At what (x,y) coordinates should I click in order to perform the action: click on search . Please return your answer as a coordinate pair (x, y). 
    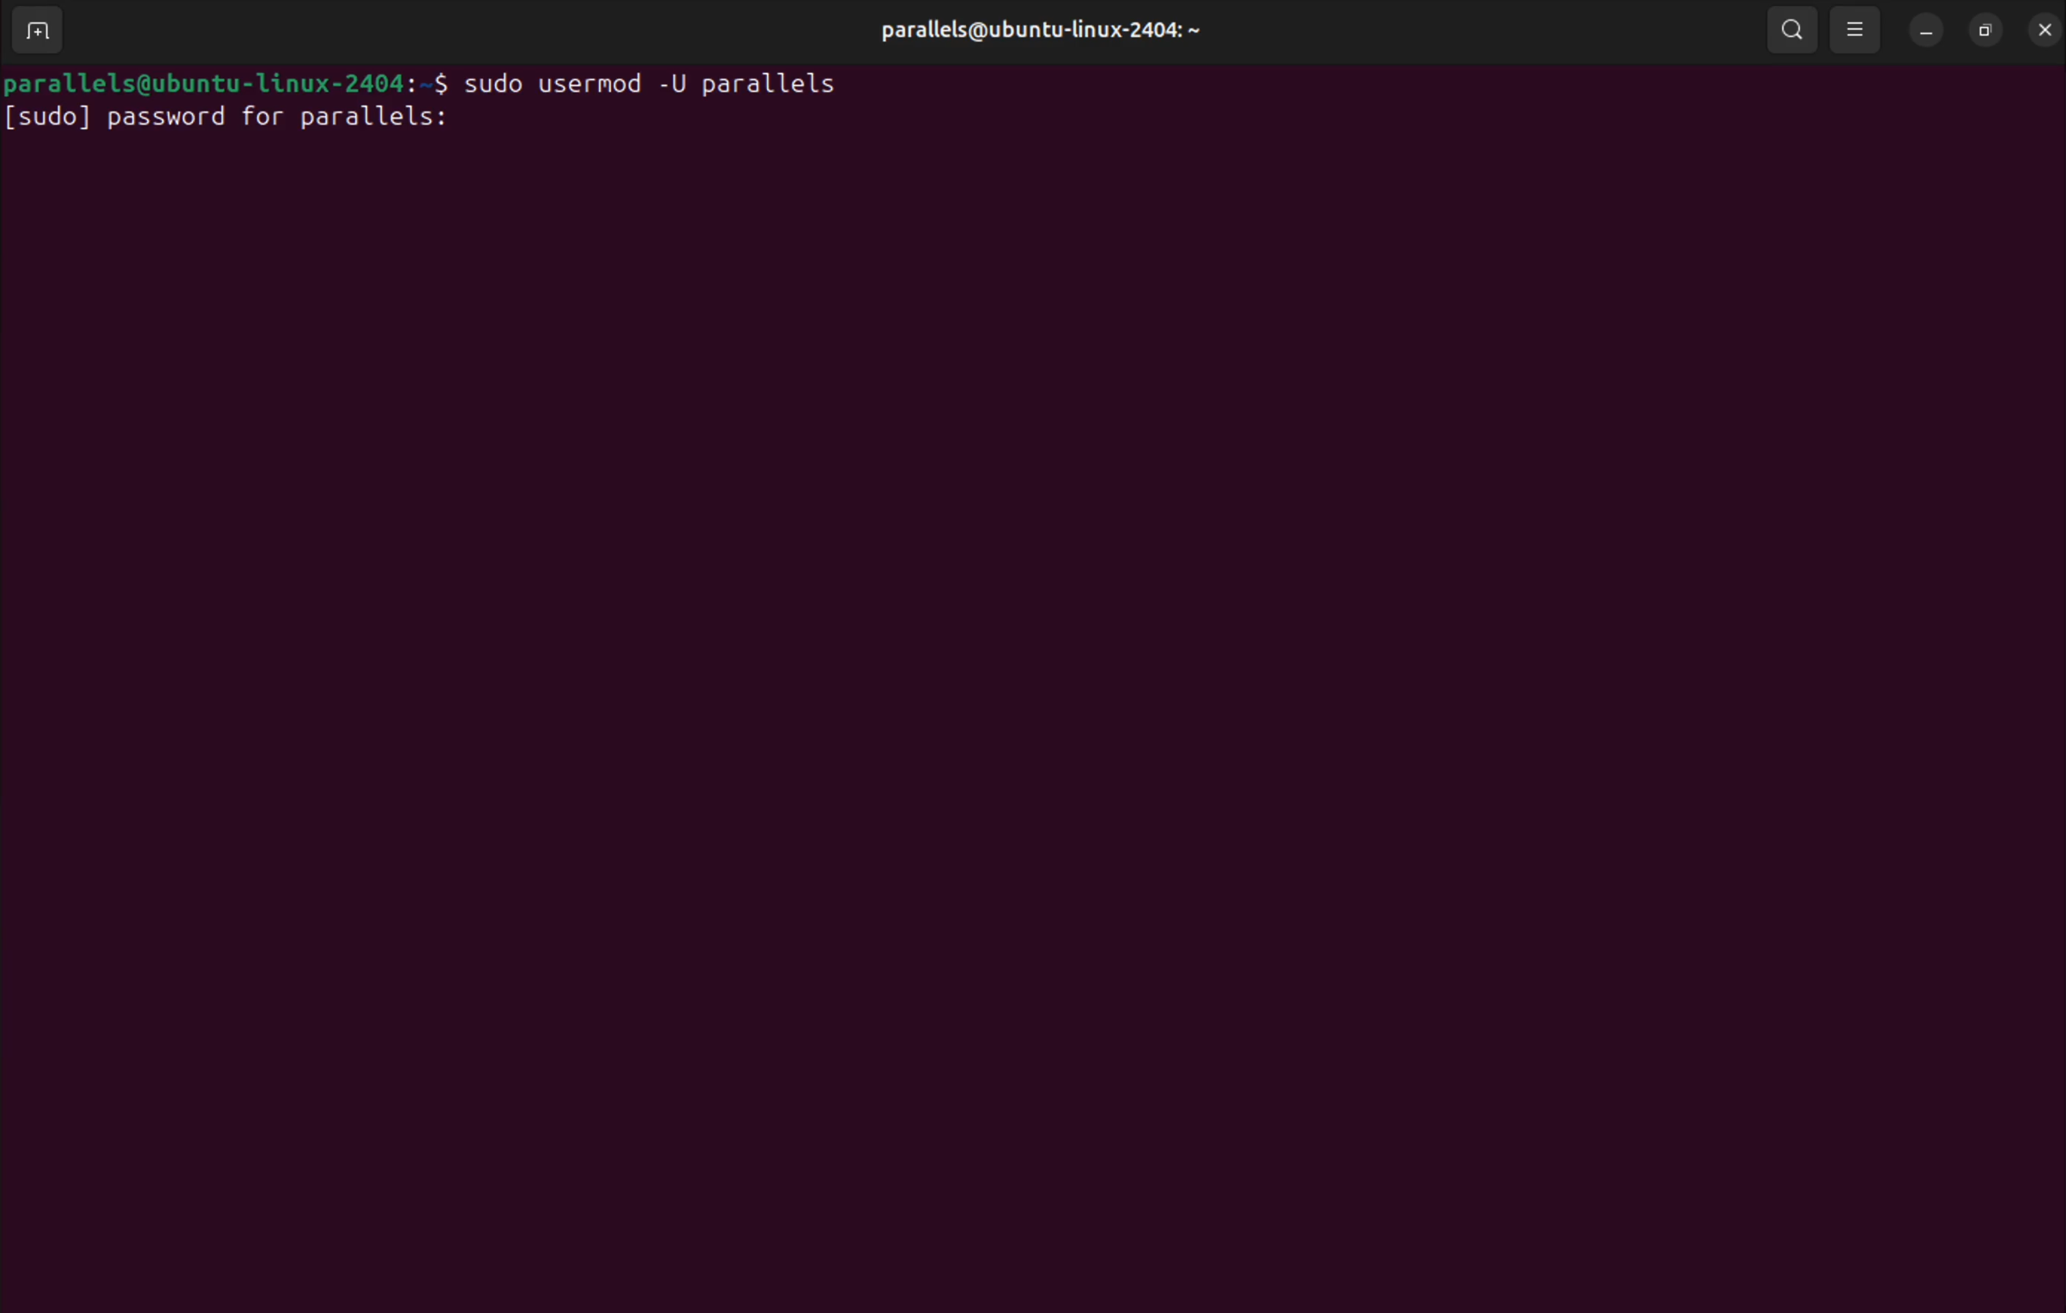
    Looking at the image, I should click on (1792, 29).